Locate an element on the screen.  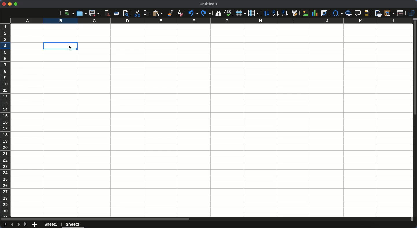
Export as PDF is located at coordinates (107, 13).